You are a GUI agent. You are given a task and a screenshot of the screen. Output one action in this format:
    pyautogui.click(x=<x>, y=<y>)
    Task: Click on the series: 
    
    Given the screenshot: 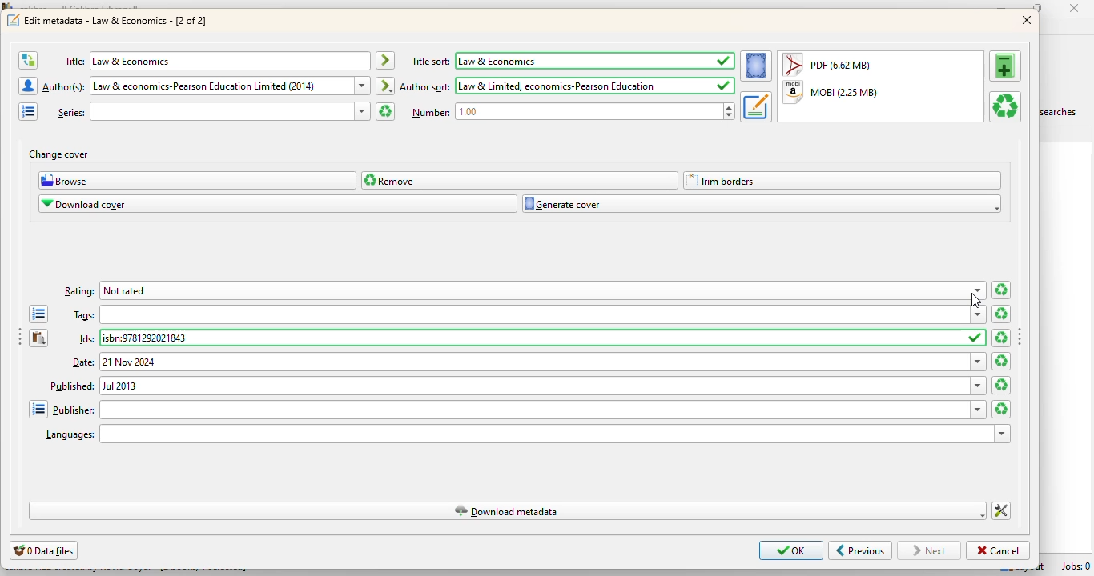 What is the action you would take?
    pyautogui.click(x=213, y=111)
    